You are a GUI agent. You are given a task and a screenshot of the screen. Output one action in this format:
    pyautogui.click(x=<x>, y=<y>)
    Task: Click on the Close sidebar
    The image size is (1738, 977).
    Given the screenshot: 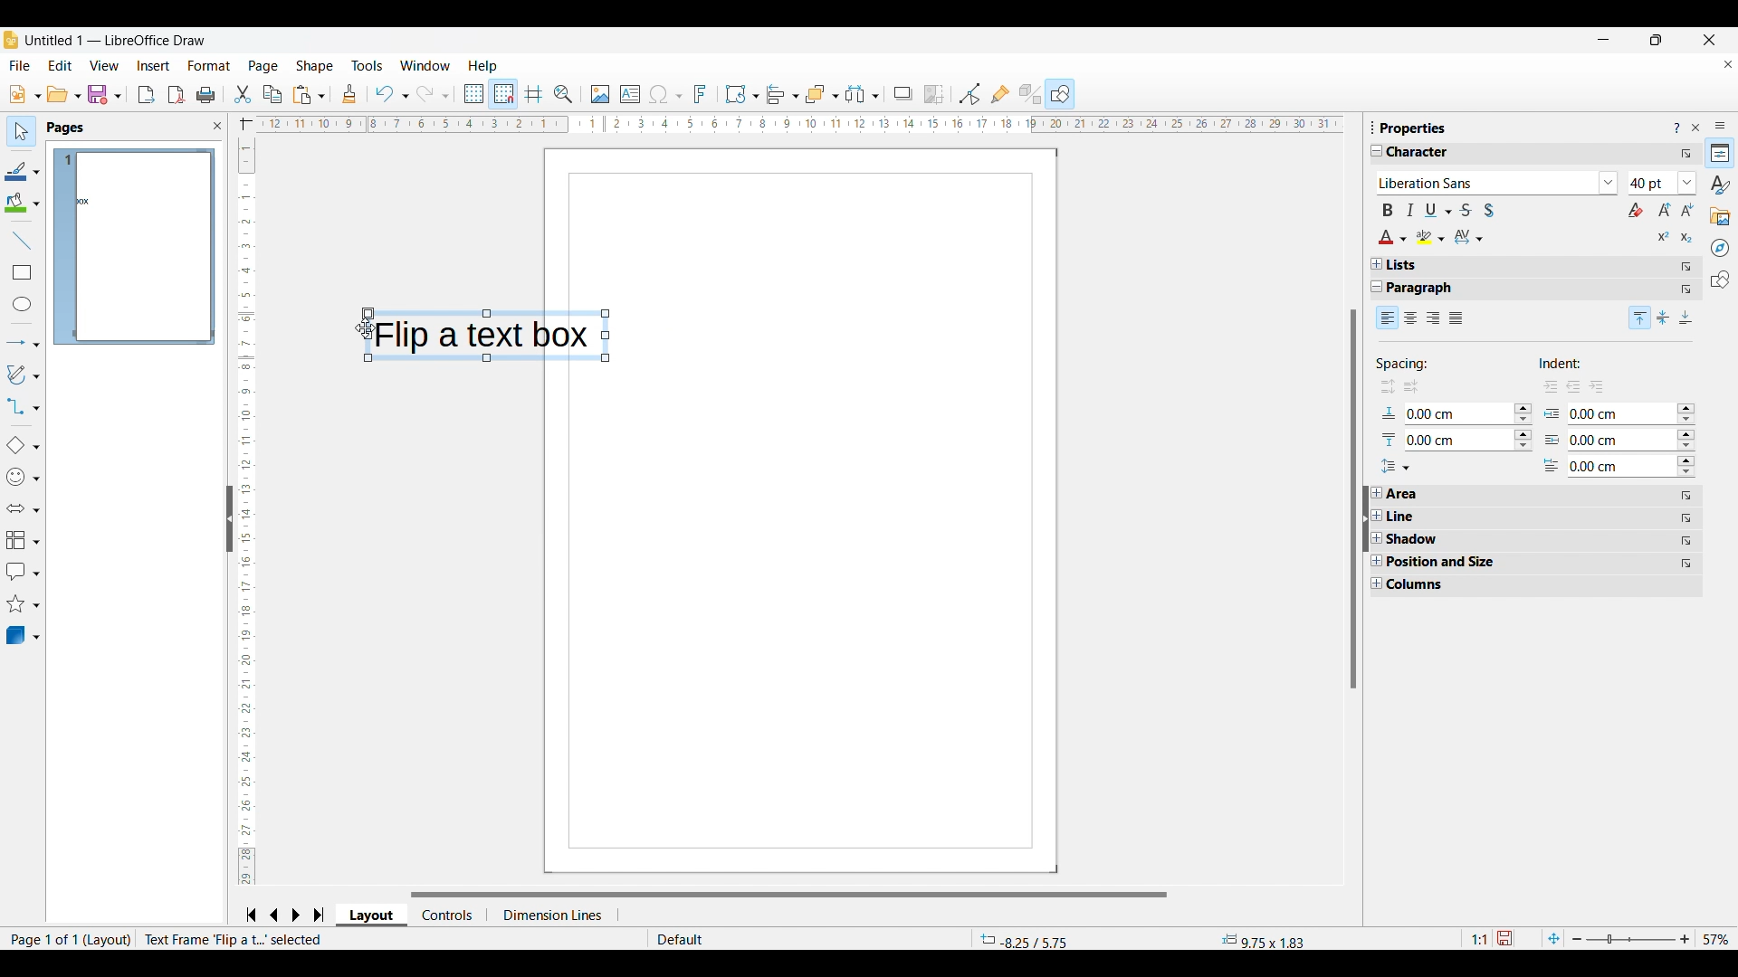 What is the action you would take?
    pyautogui.click(x=218, y=126)
    